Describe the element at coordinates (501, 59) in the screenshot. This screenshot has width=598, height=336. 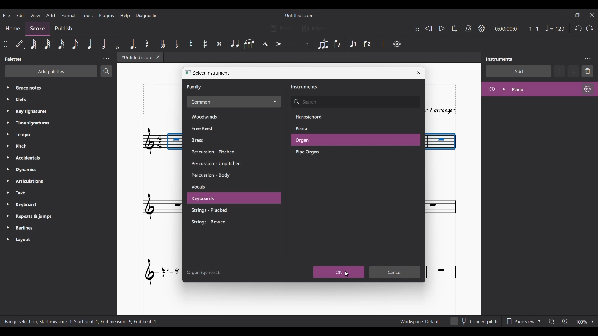
I see `Panel title` at that location.